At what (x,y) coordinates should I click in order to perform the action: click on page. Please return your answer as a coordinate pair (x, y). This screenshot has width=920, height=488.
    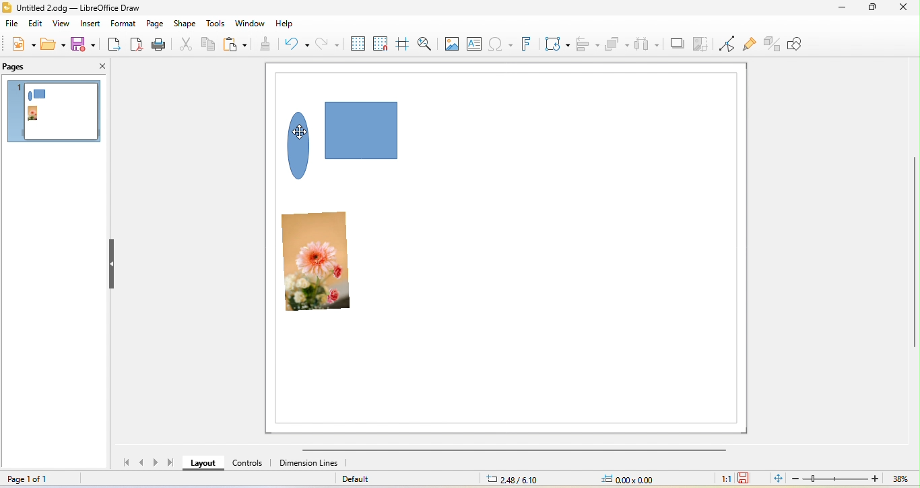
    Looking at the image, I should click on (154, 24).